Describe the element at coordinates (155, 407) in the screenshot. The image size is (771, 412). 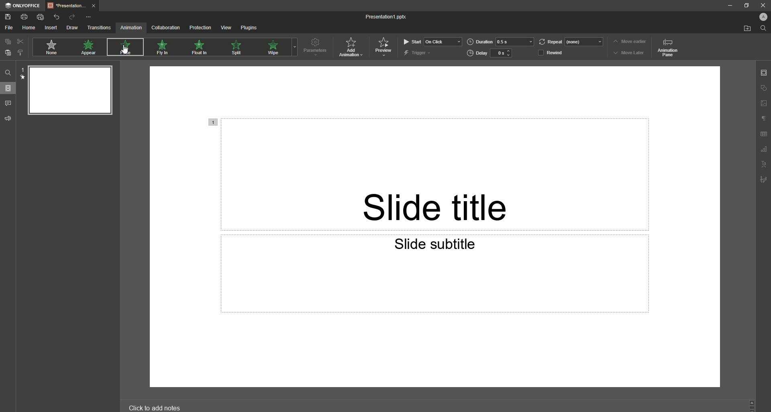
I see `Click to add notes` at that location.